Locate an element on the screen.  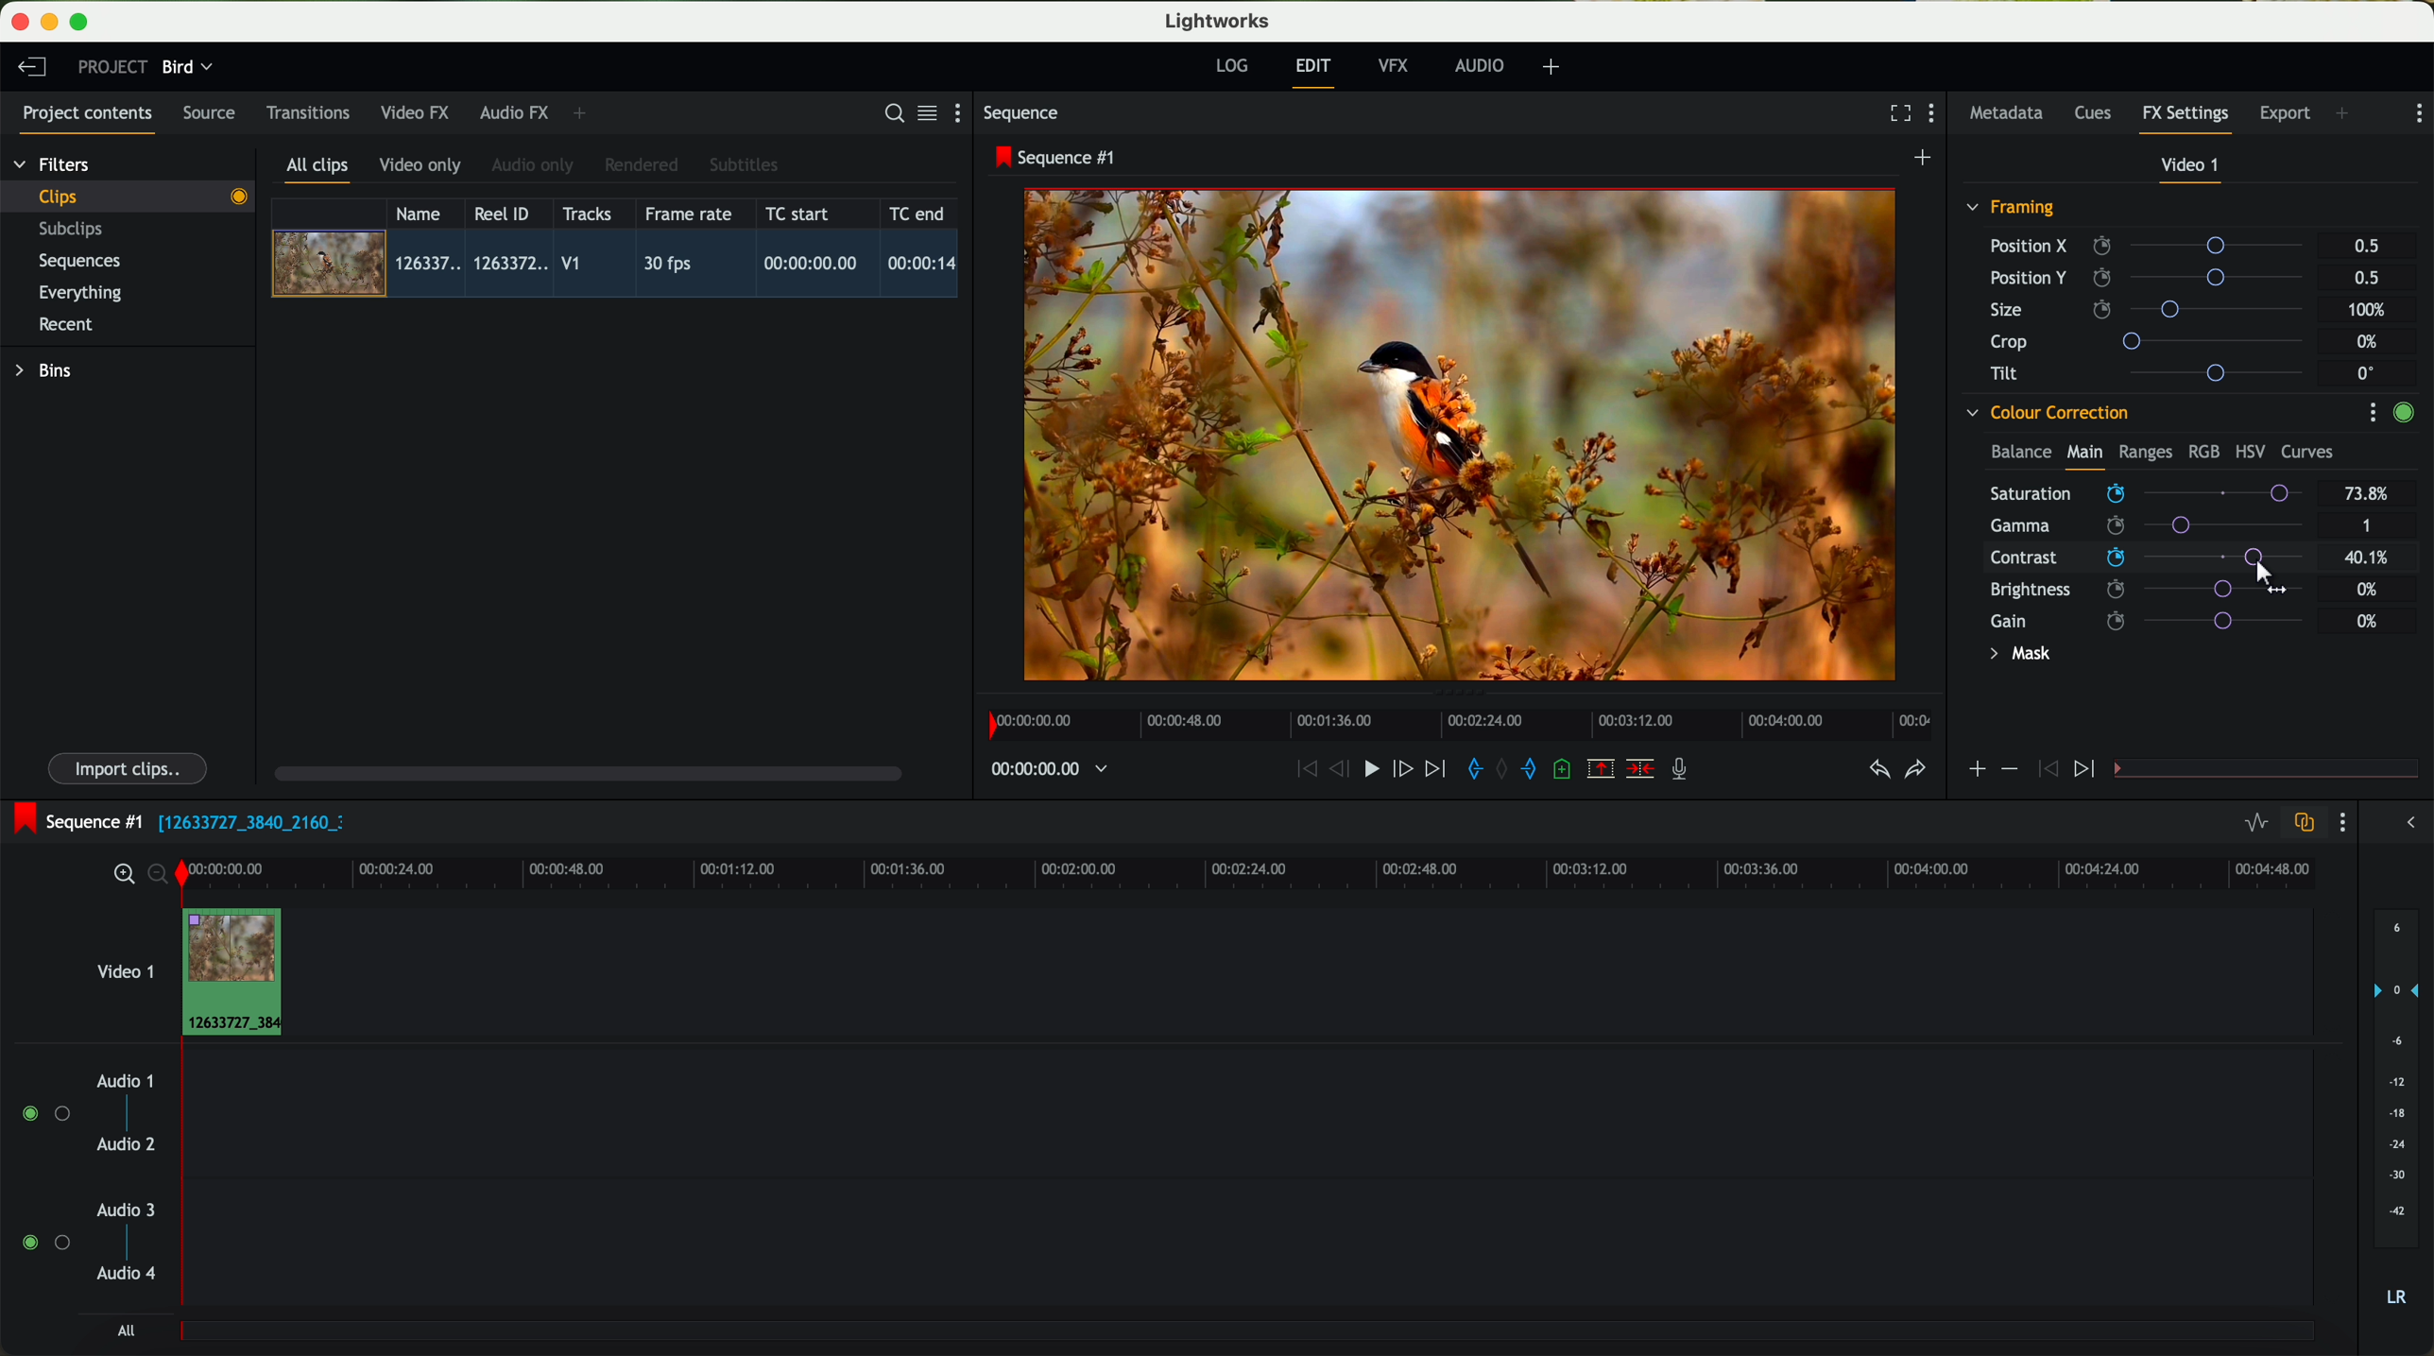
TC end is located at coordinates (918, 213).